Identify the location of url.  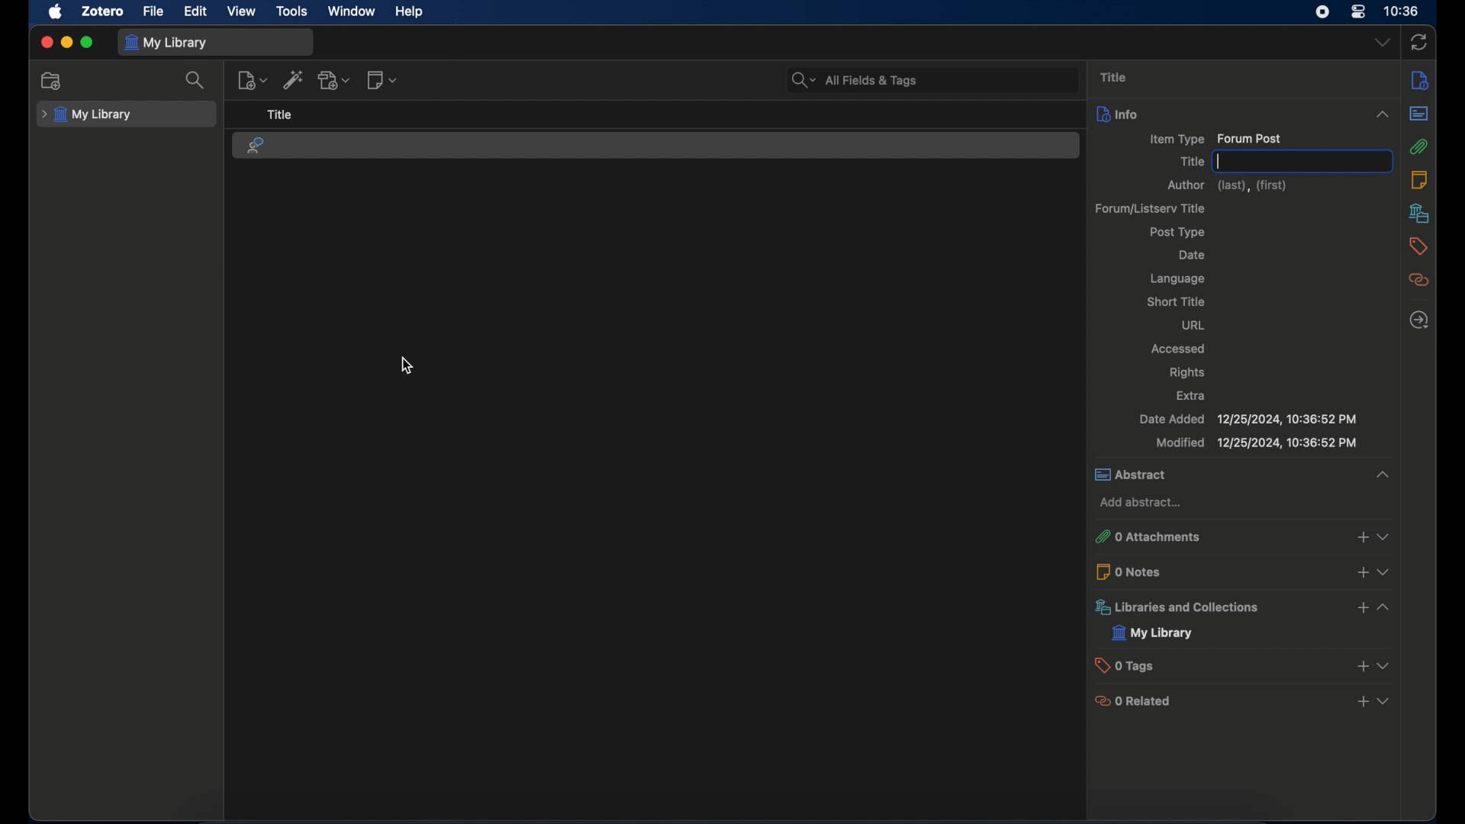
(1193, 324).